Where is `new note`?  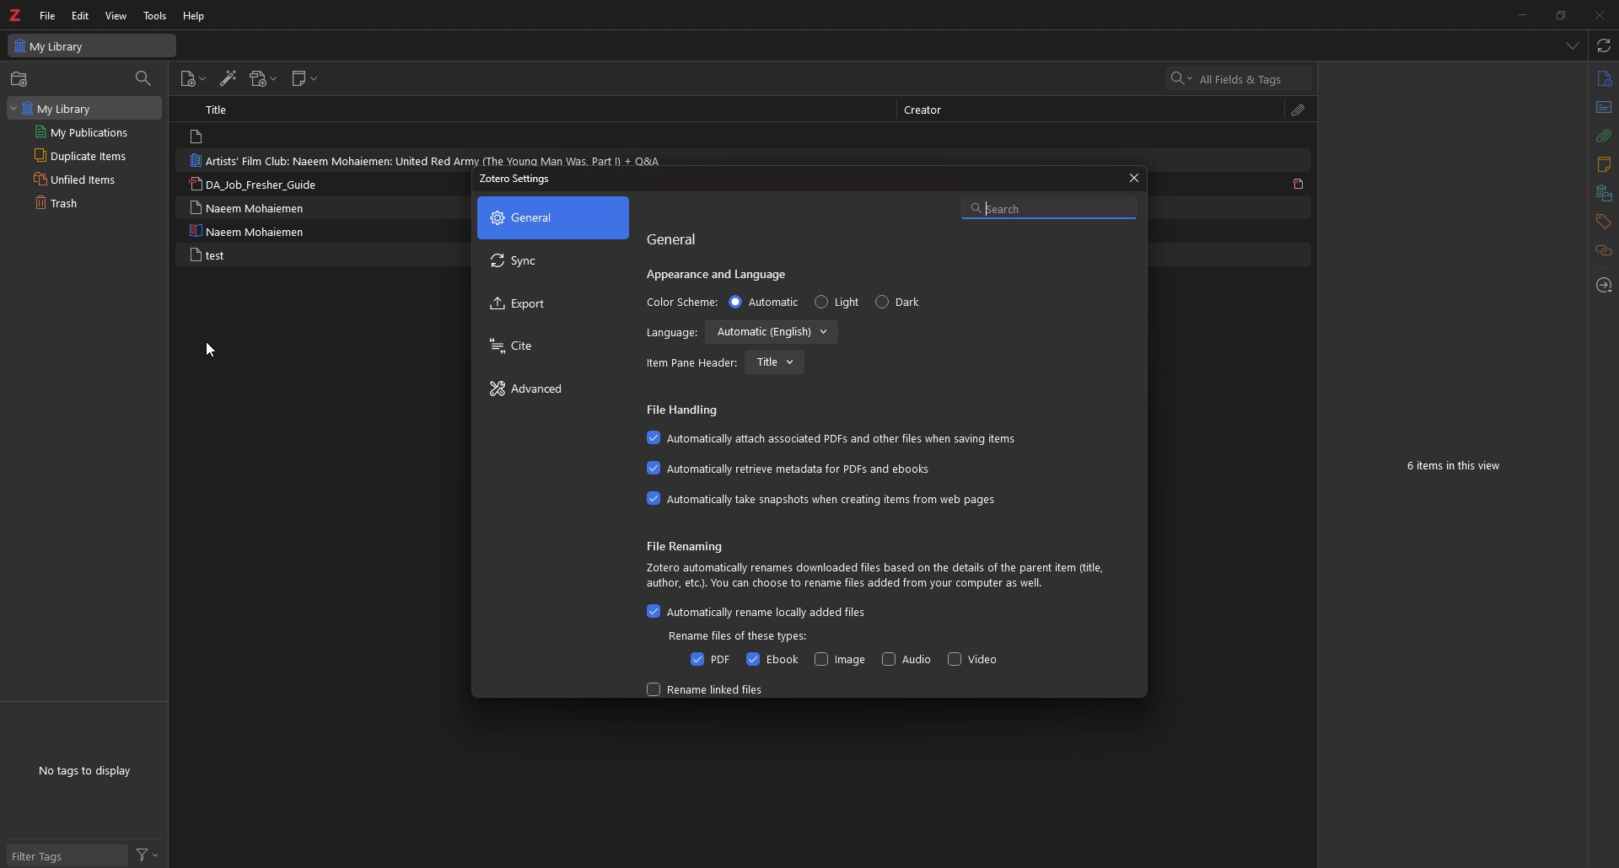 new note is located at coordinates (304, 78).